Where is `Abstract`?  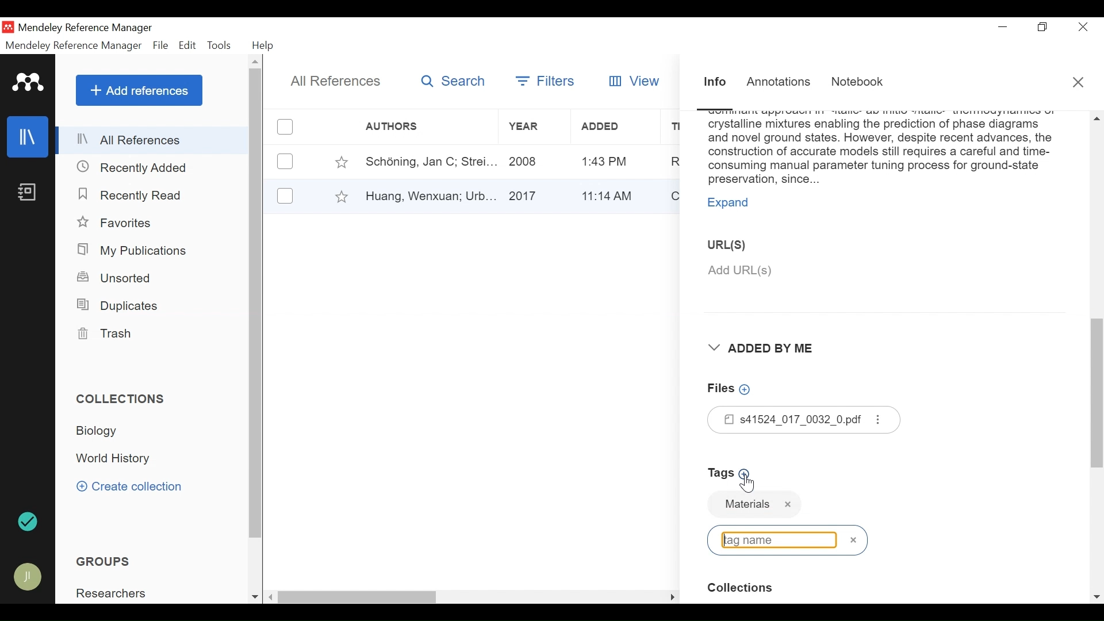 Abstract is located at coordinates (881, 149).